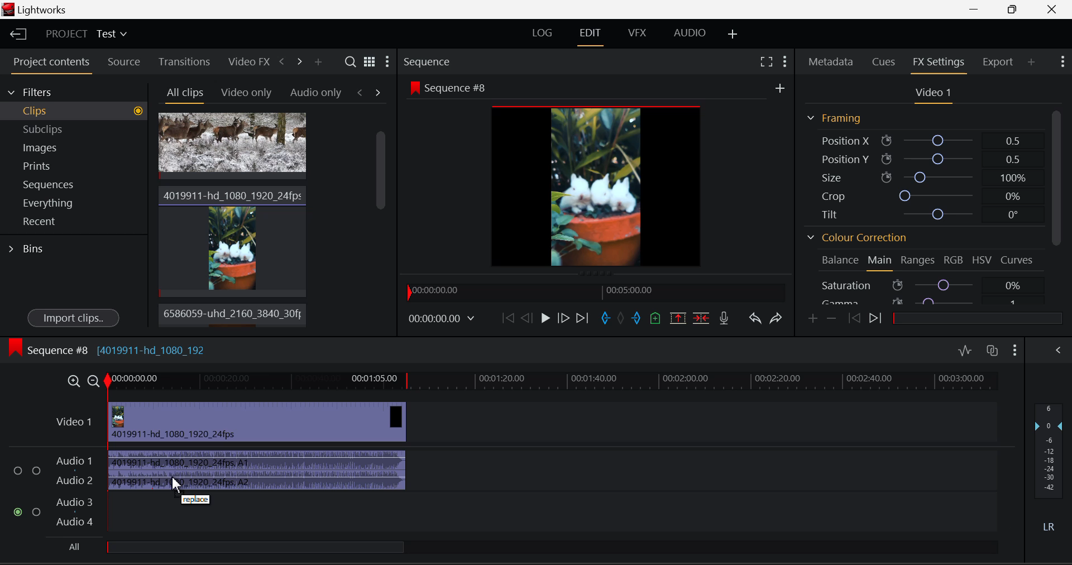 This screenshot has width=1072, height=565. What do you see at coordinates (917, 260) in the screenshot?
I see `Ranges` at bounding box center [917, 260].